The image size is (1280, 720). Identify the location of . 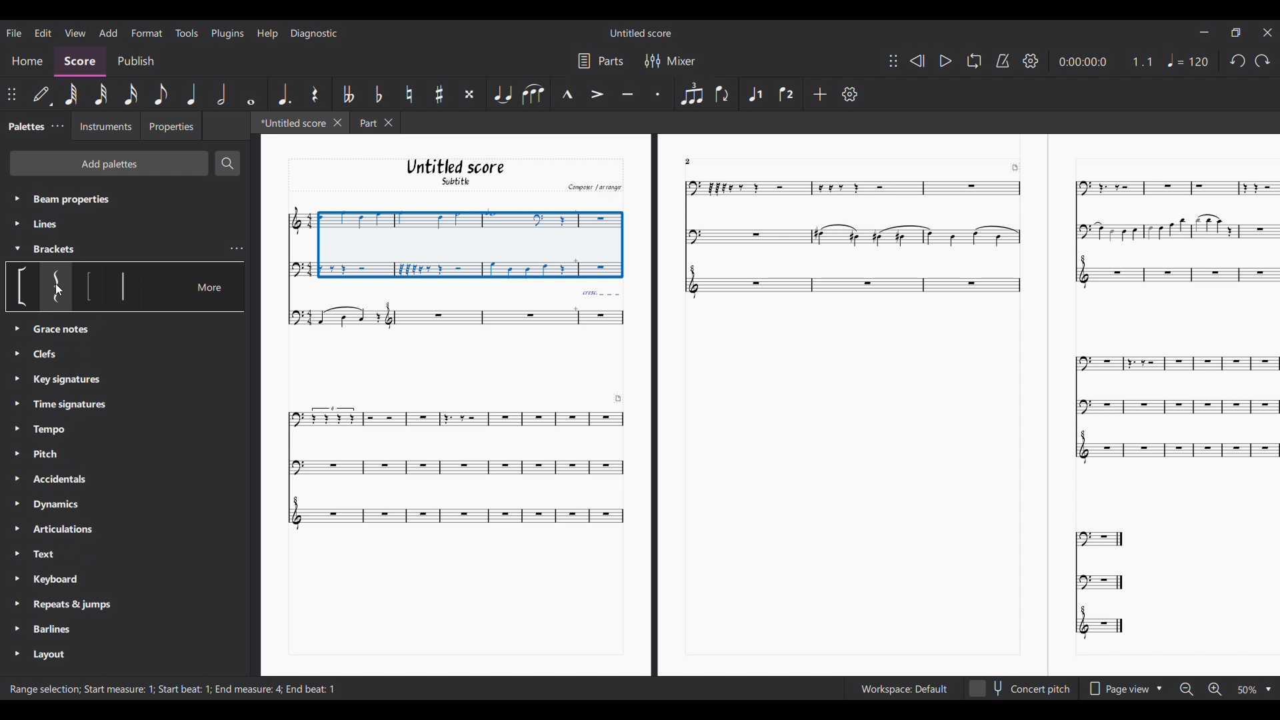
(15, 505).